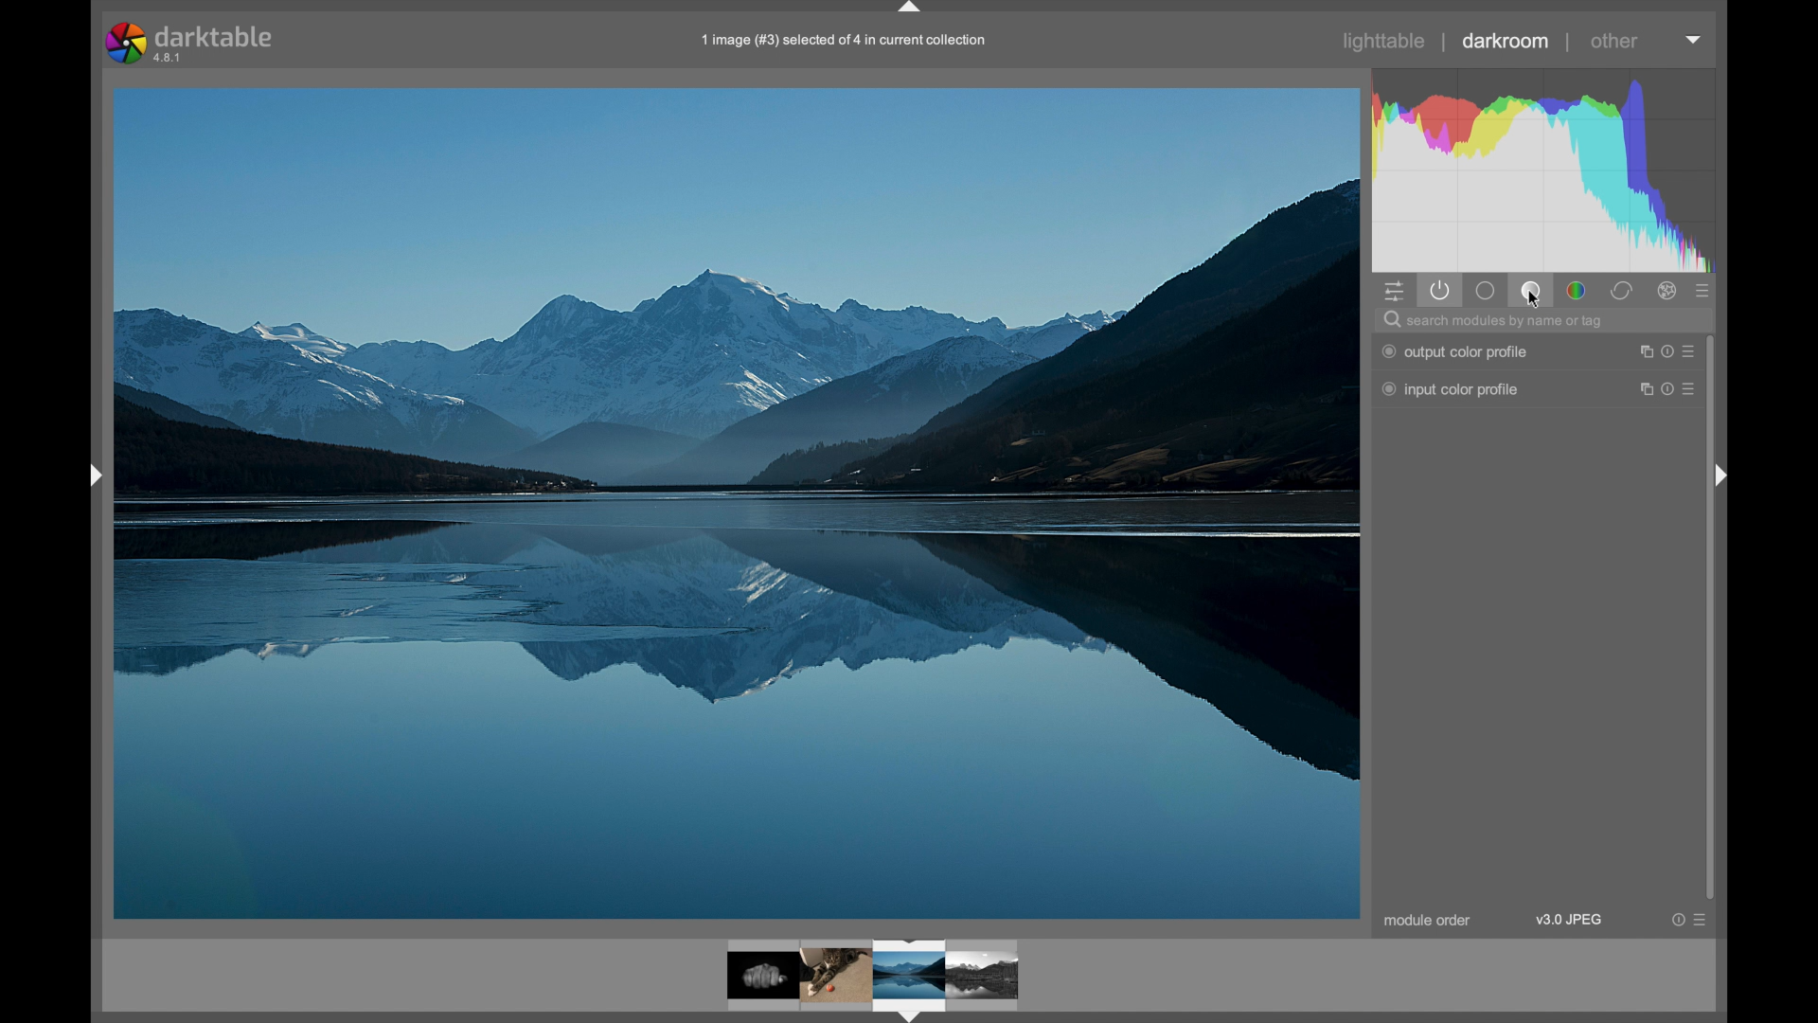 The height and width of the screenshot is (1023, 1818). Describe the element at coordinates (1666, 291) in the screenshot. I see `effect` at that location.